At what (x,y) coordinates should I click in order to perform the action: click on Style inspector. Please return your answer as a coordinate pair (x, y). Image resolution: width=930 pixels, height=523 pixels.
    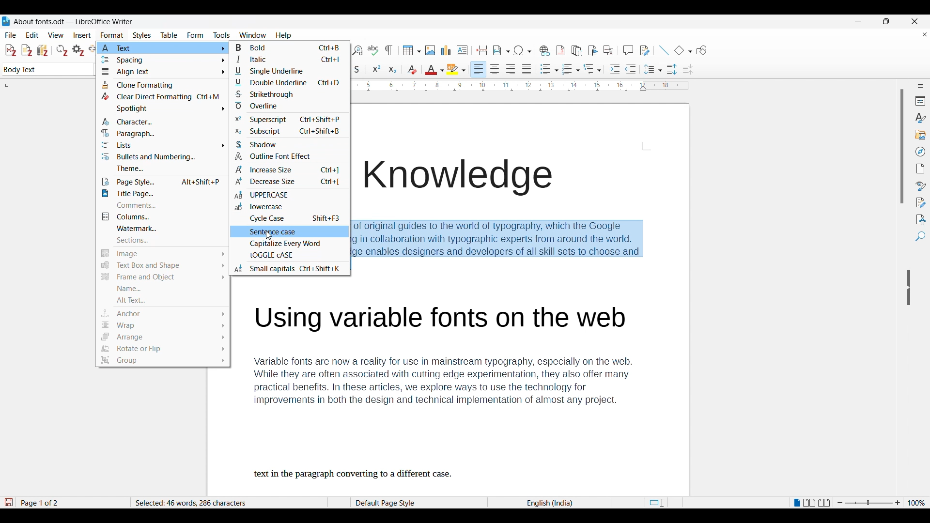
    Looking at the image, I should click on (920, 186).